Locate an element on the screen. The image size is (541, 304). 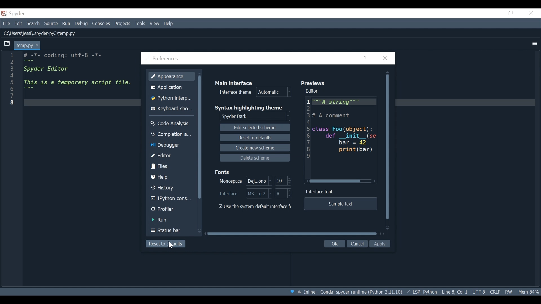
Vertical Scroll bar is located at coordinates (201, 152).